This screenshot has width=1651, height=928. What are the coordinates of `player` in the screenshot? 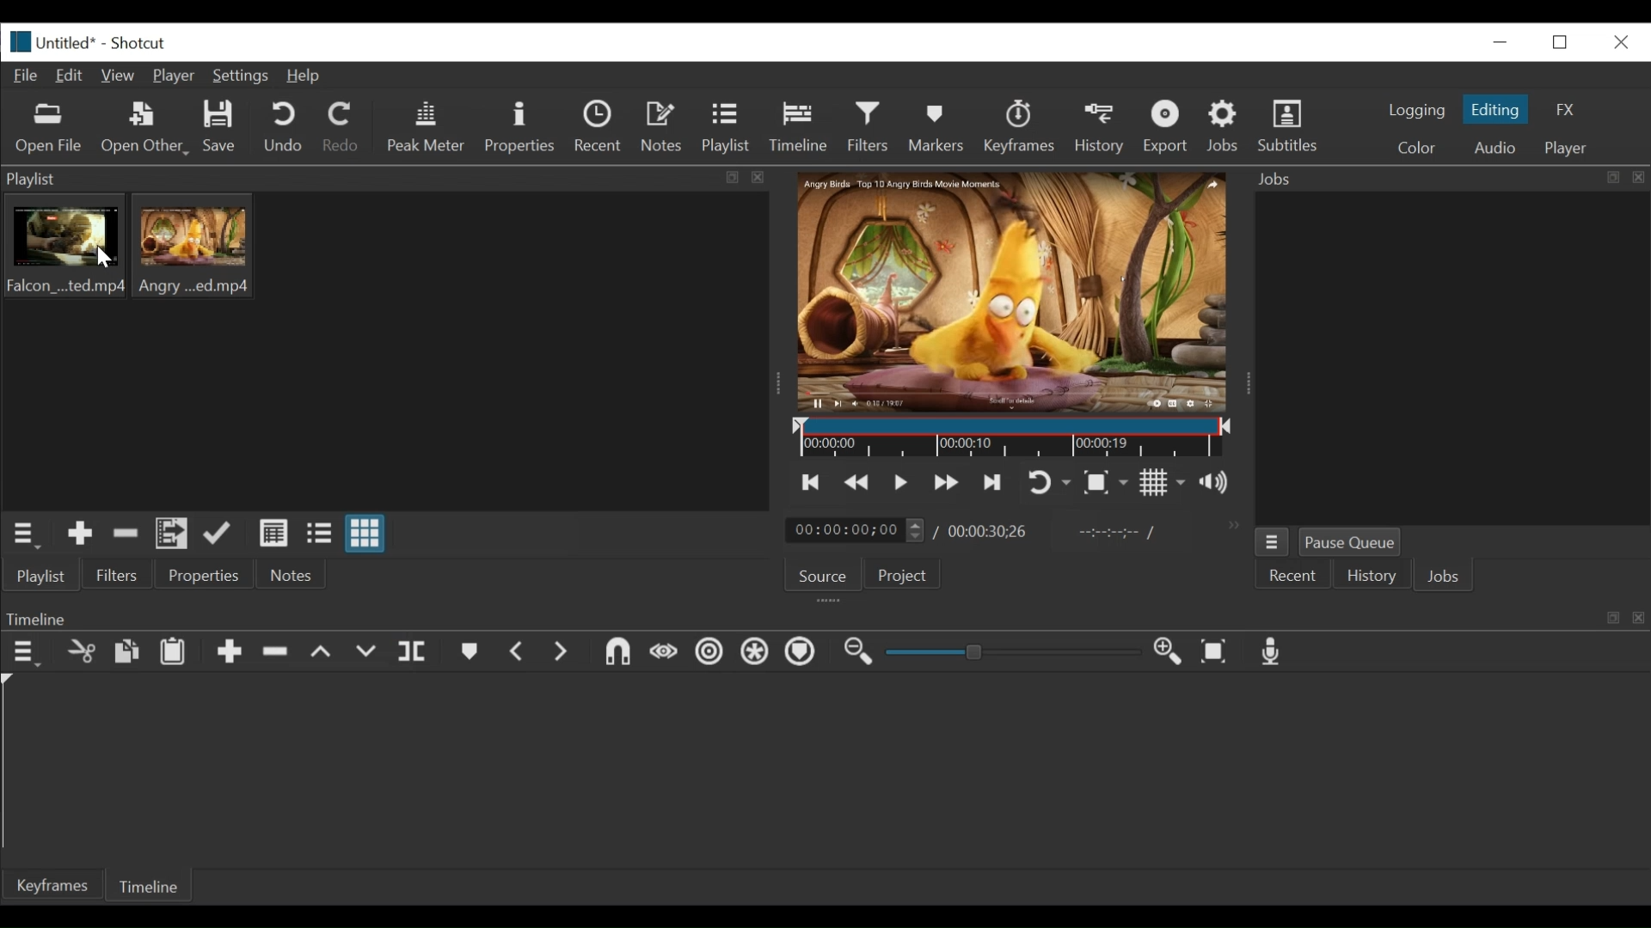 It's located at (1568, 149).